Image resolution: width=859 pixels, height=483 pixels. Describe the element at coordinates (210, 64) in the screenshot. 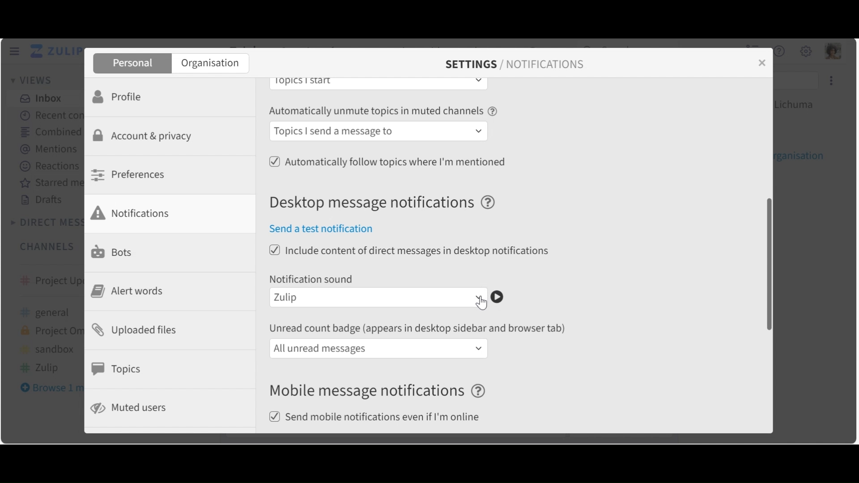

I see `Organisation` at that location.